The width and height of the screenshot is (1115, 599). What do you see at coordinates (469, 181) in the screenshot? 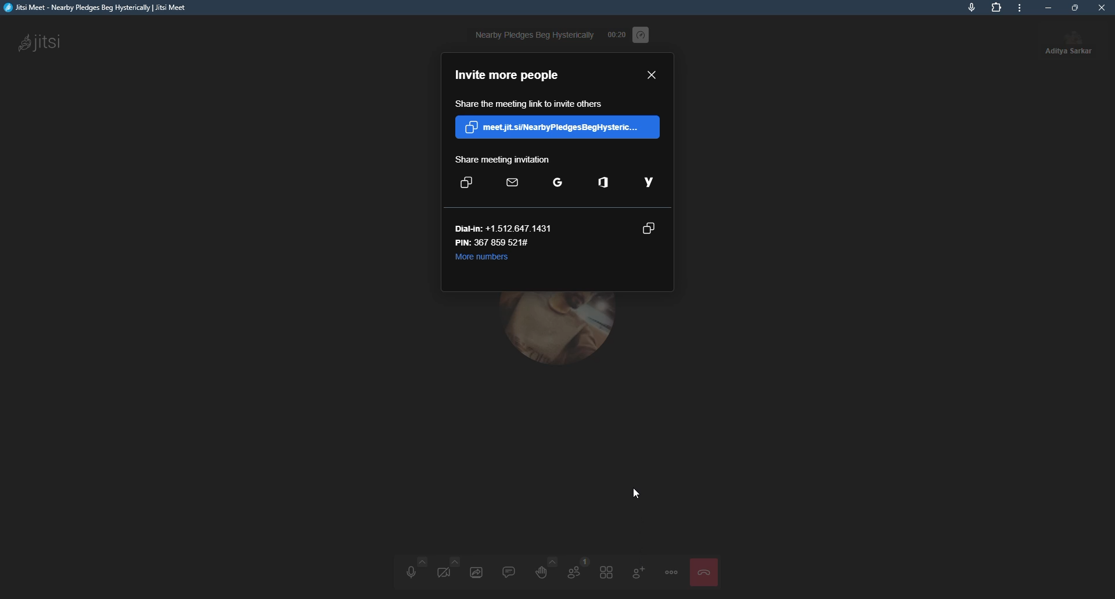
I see `copy` at bounding box center [469, 181].